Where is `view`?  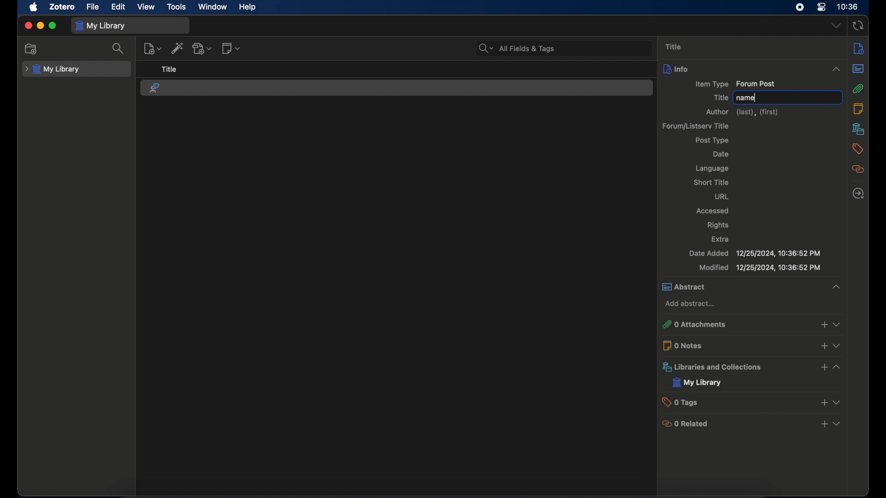 view is located at coordinates (147, 7).